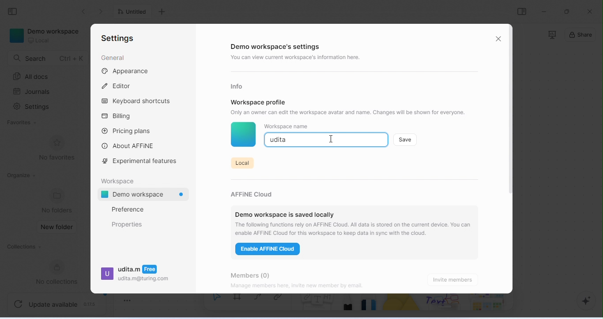  I want to click on demo workspace, so click(146, 195).